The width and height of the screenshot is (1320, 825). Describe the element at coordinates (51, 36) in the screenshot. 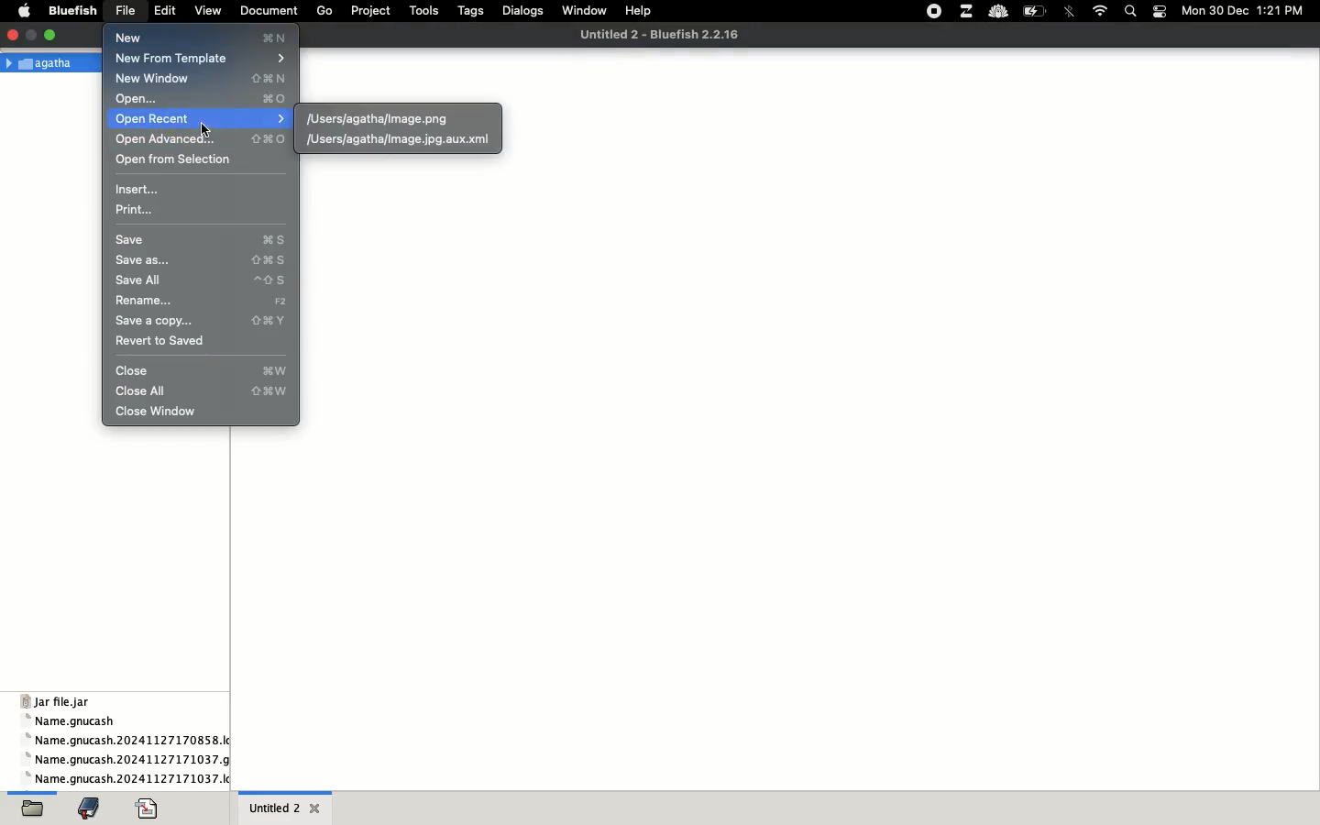

I see `minimize` at that location.